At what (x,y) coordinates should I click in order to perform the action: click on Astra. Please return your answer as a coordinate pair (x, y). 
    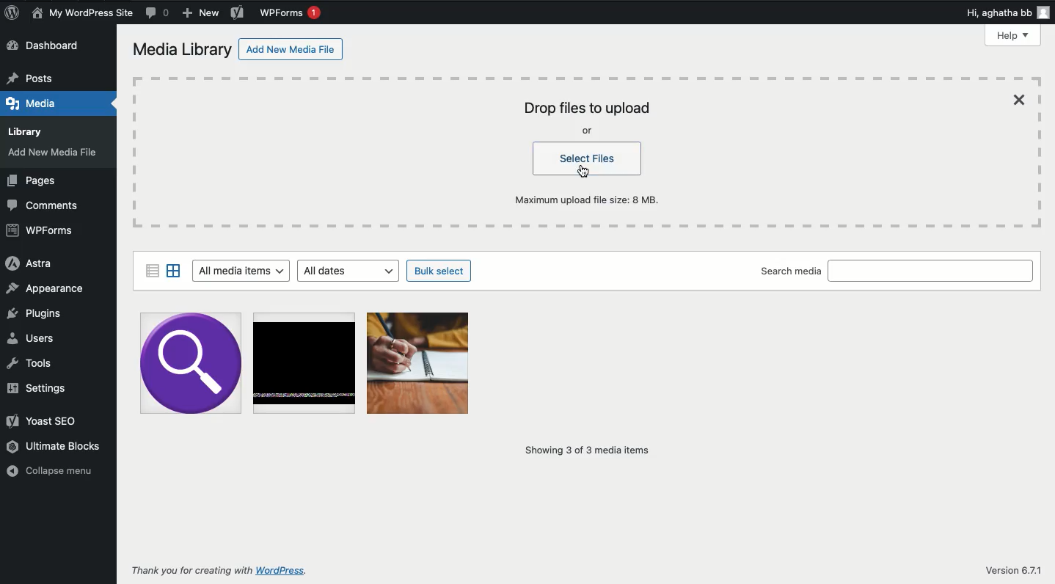
    Looking at the image, I should click on (28, 263).